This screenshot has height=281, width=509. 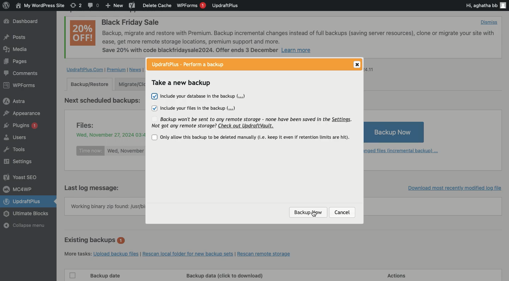 What do you see at coordinates (118, 70) in the screenshot?
I see `Premium ` at bounding box center [118, 70].